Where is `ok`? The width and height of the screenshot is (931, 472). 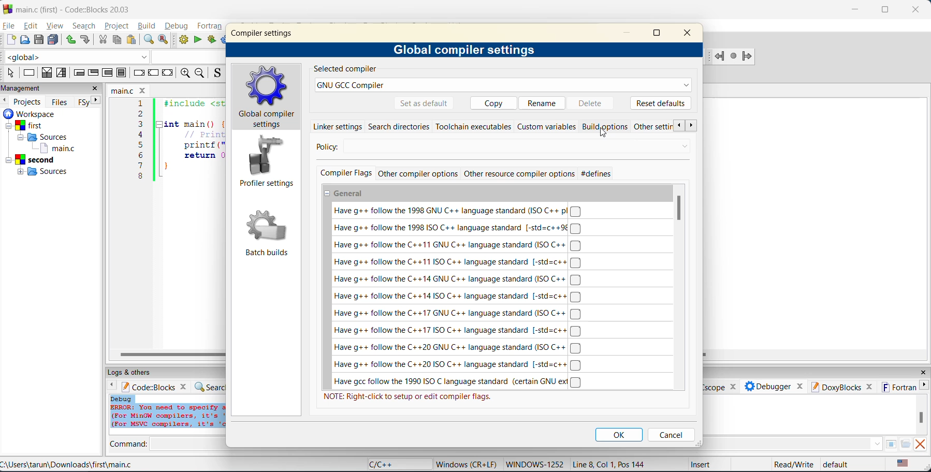 ok is located at coordinates (620, 435).